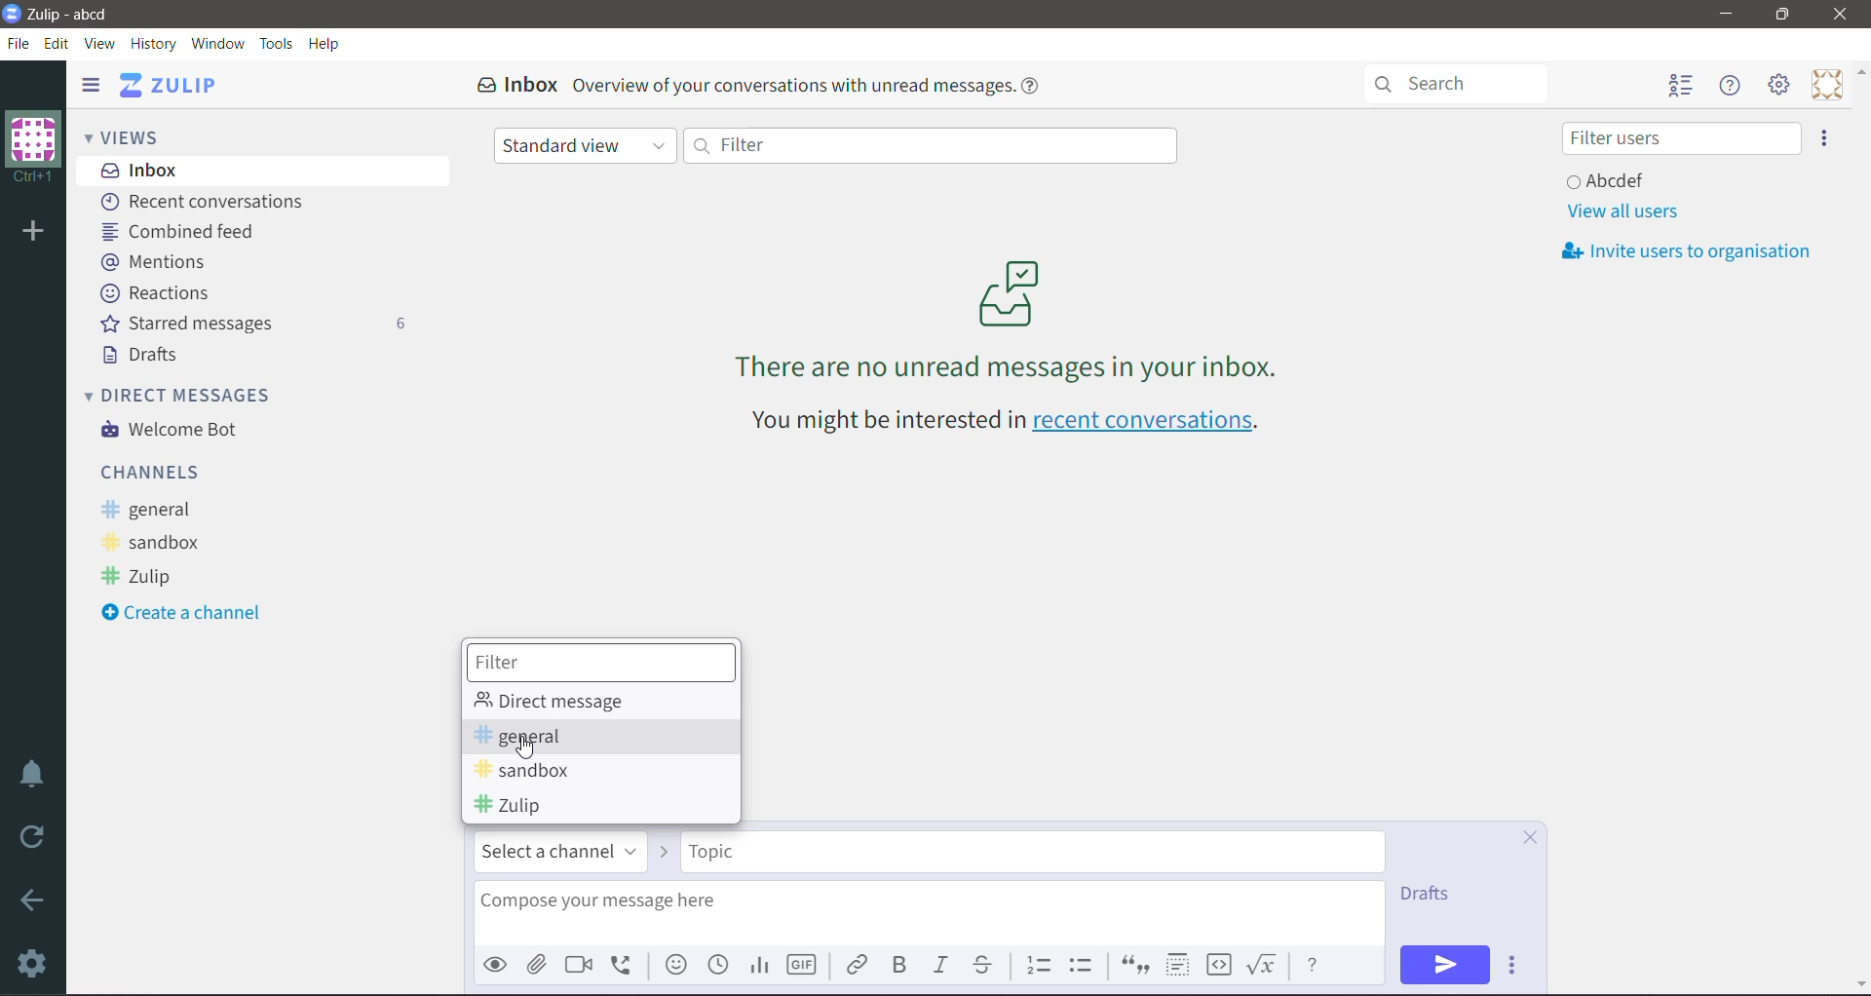  Describe the element at coordinates (1694, 251) in the screenshot. I see `Invite usersto organization` at that location.